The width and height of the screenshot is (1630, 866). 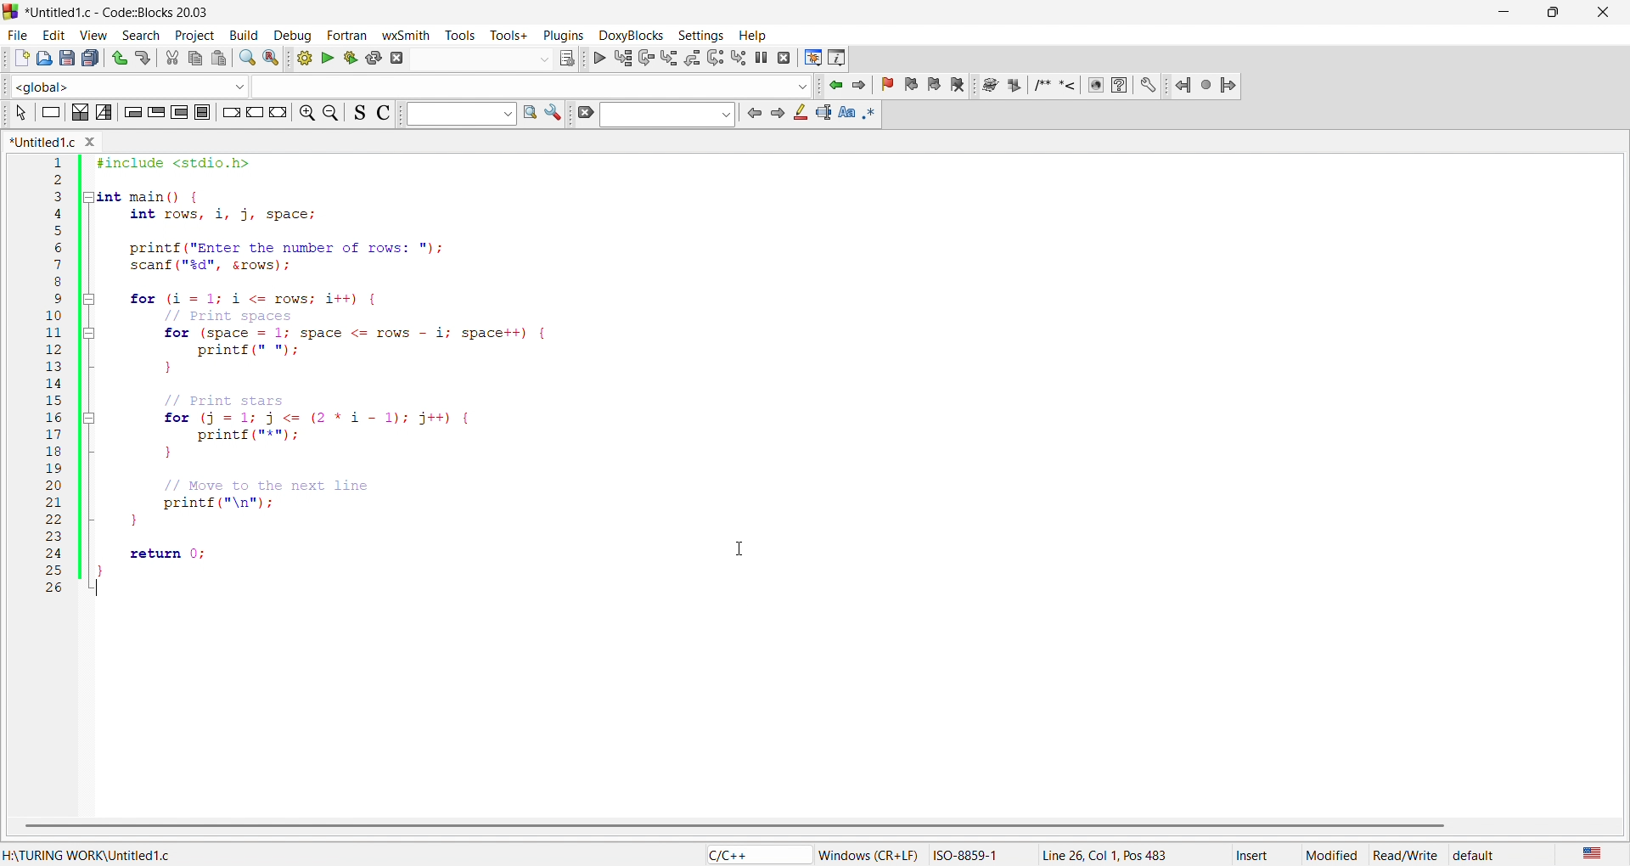 What do you see at coordinates (145, 32) in the screenshot?
I see `search` at bounding box center [145, 32].